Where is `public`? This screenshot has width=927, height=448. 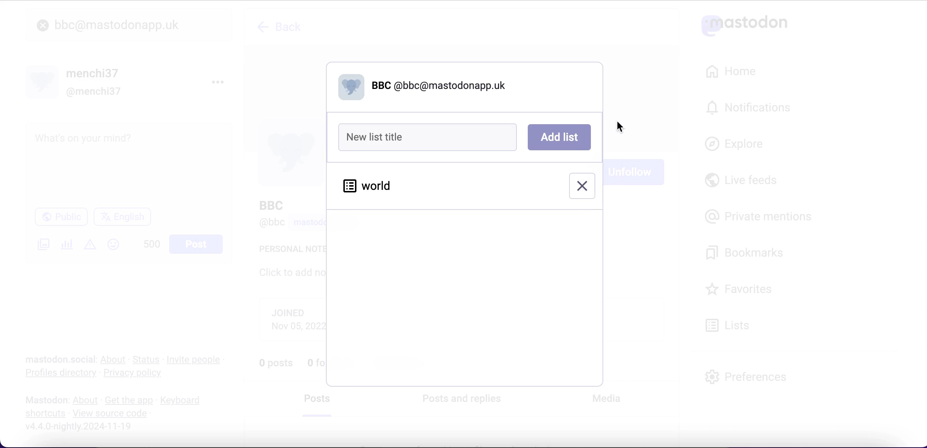
public is located at coordinates (60, 219).